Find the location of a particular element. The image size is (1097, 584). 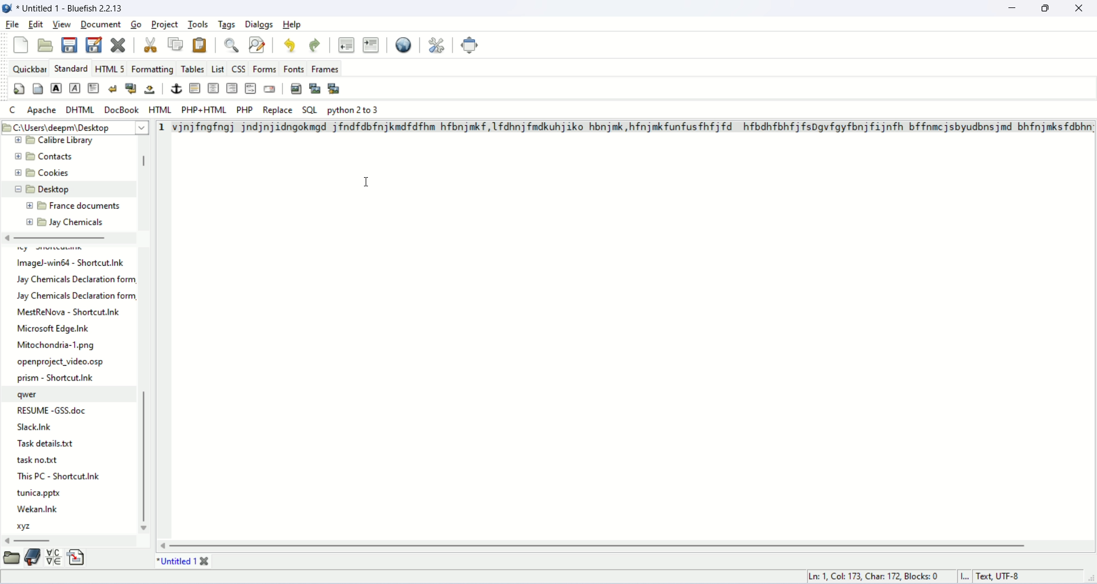

tools is located at coordinates (201, 25).